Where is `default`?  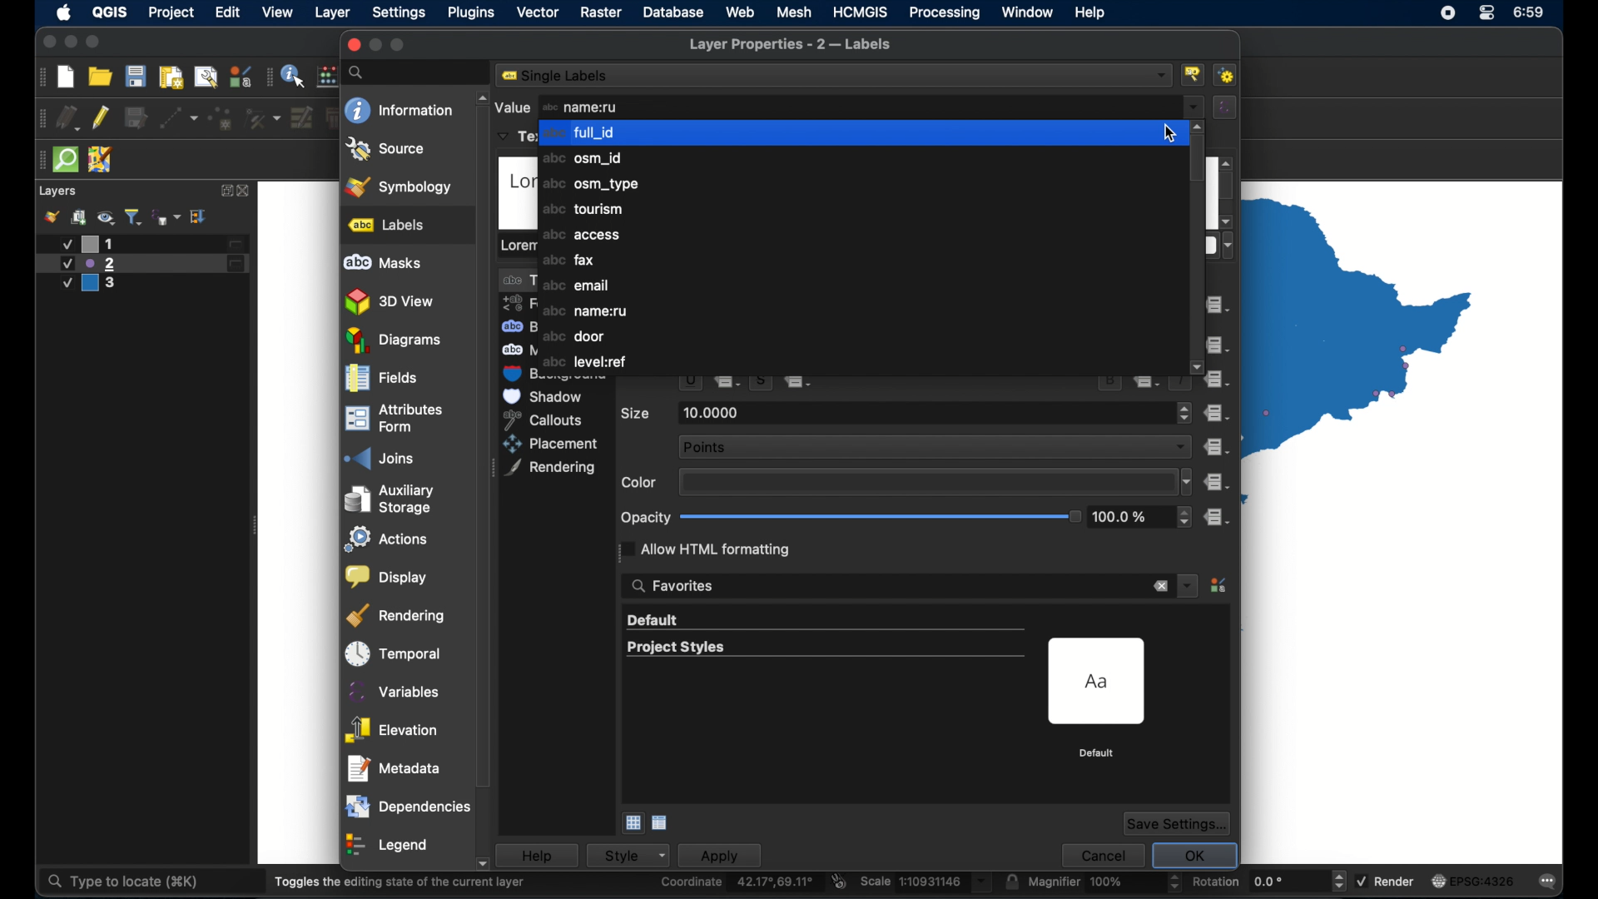 default is located at coordinates (654, 621).